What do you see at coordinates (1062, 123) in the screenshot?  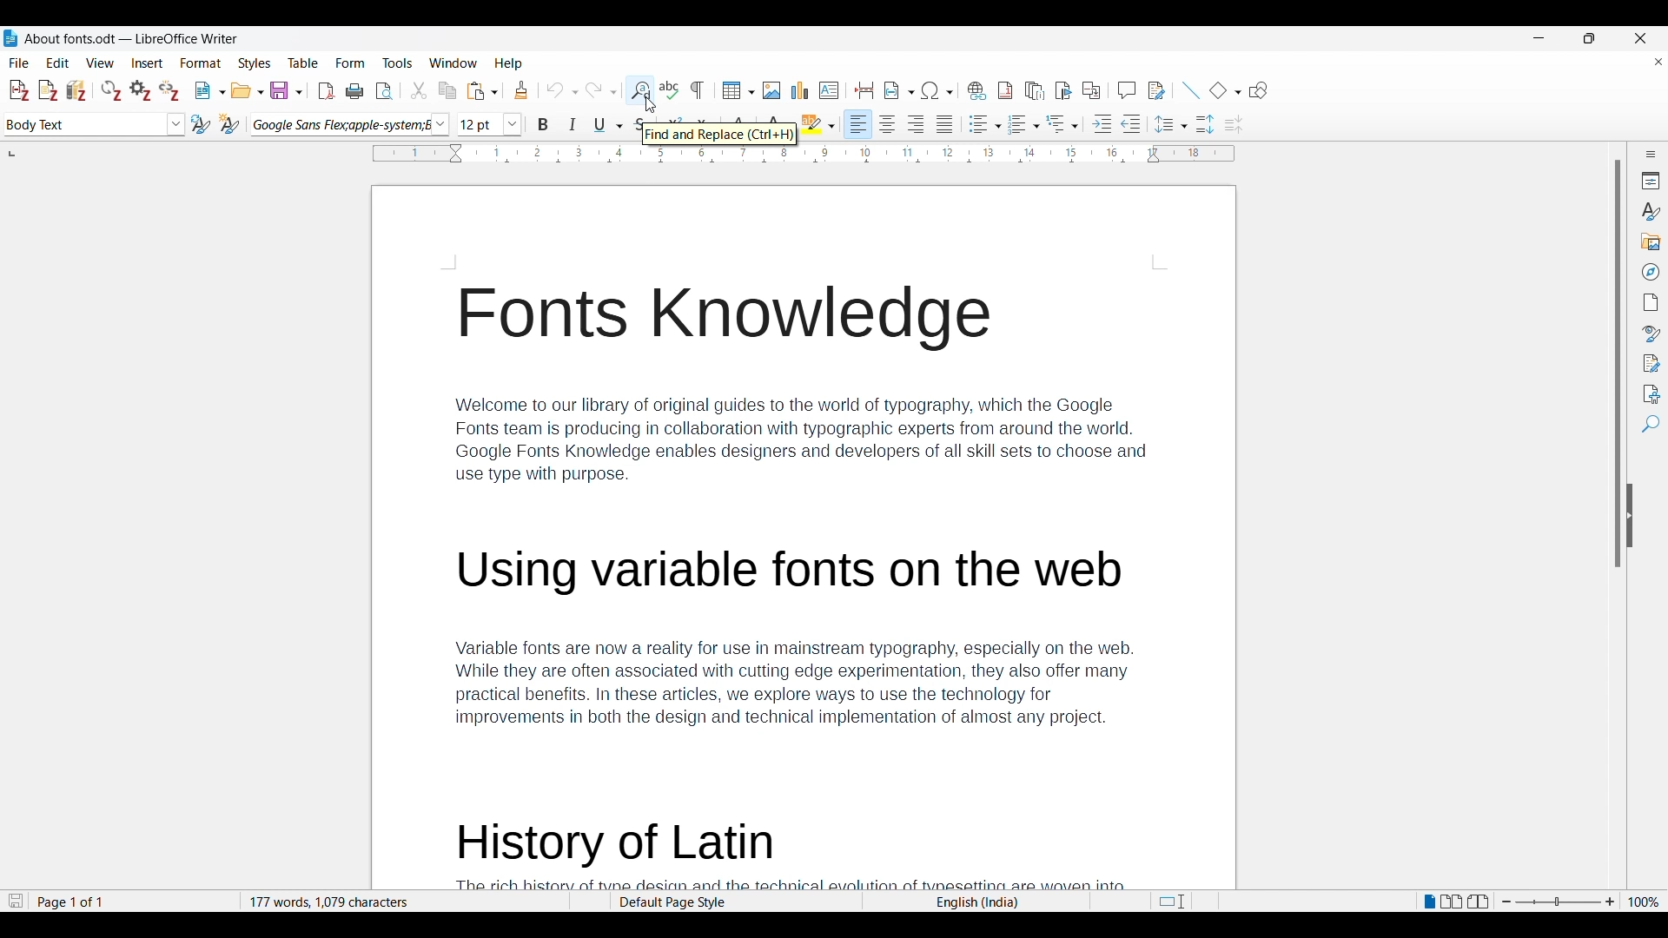 I see `Select outline format options` at bounding box center [1062, 123].